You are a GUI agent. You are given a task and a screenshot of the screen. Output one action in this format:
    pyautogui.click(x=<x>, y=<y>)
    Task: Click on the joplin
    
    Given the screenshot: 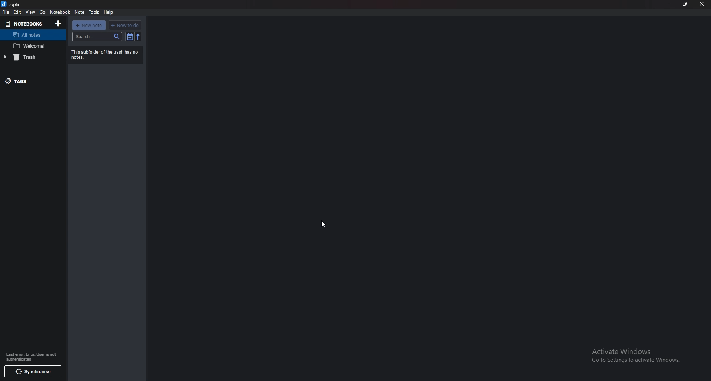 What is the action you would take?
    pyautogui.click(x=13, y=4)
    